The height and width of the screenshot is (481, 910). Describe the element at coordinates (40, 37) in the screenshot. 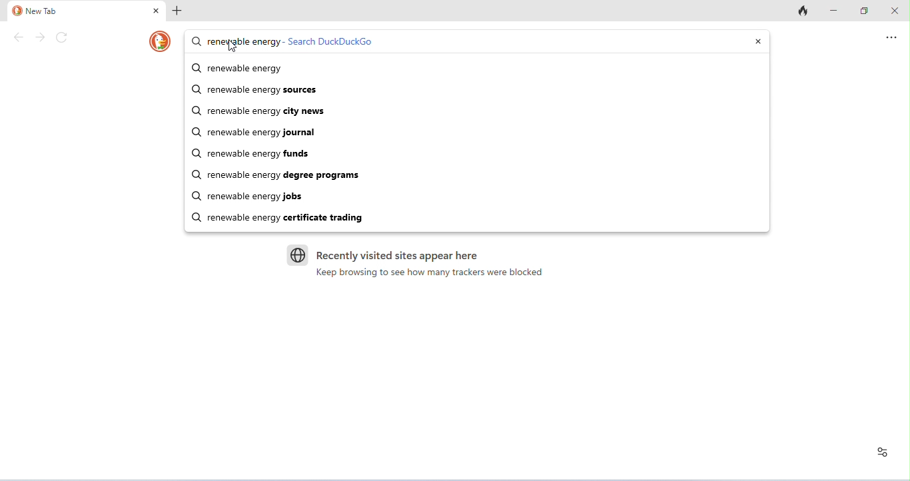

I see `forward` at that location.